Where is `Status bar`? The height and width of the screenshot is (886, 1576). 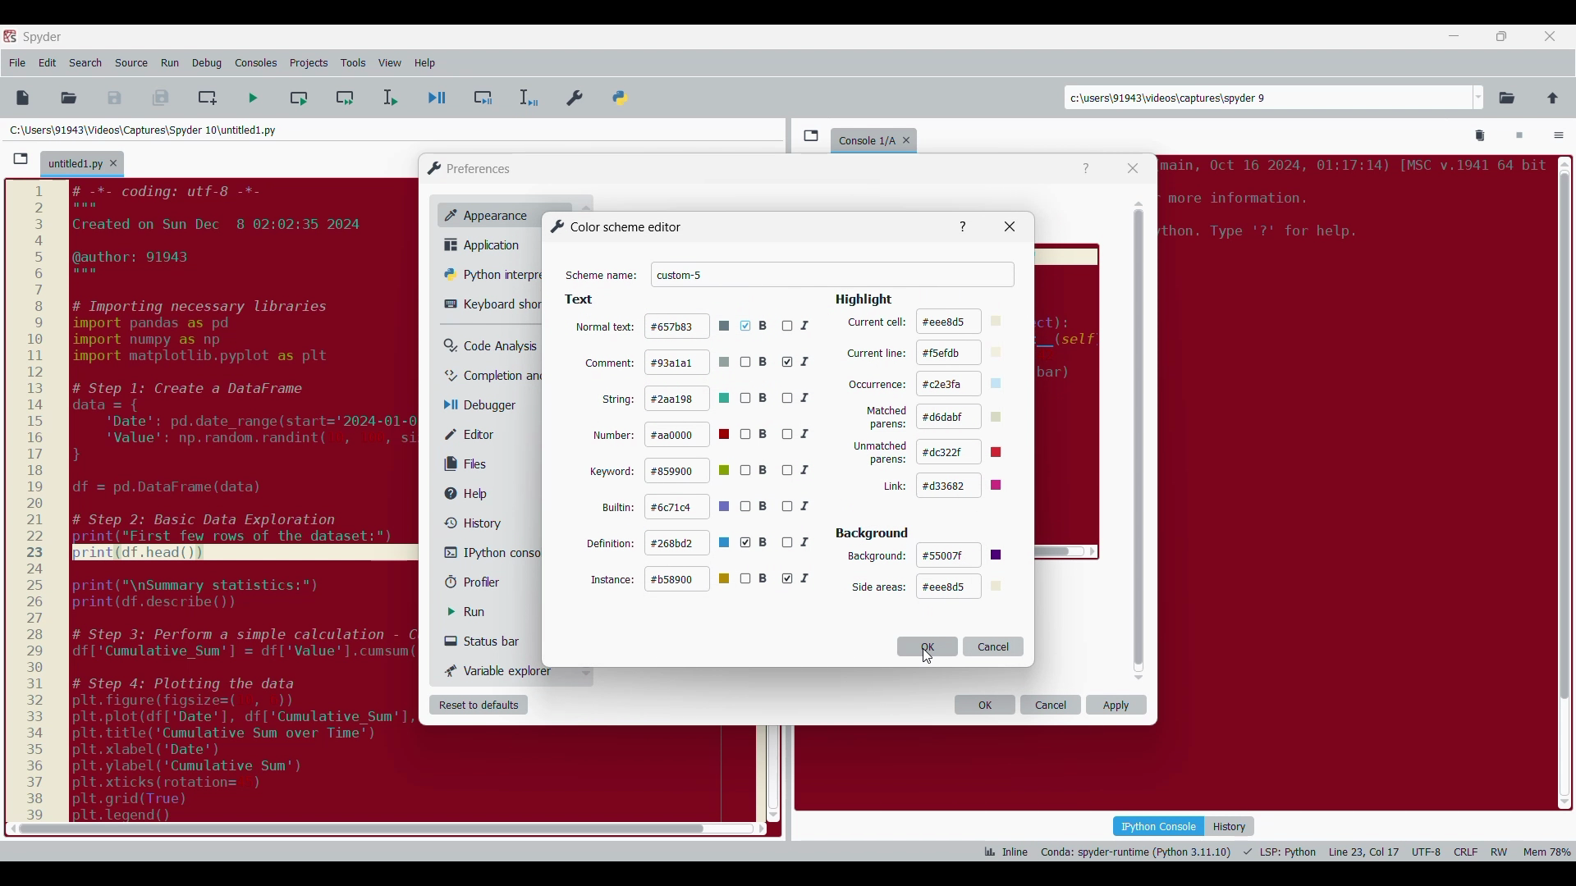 Status bar is located at coordinates (488, 641).